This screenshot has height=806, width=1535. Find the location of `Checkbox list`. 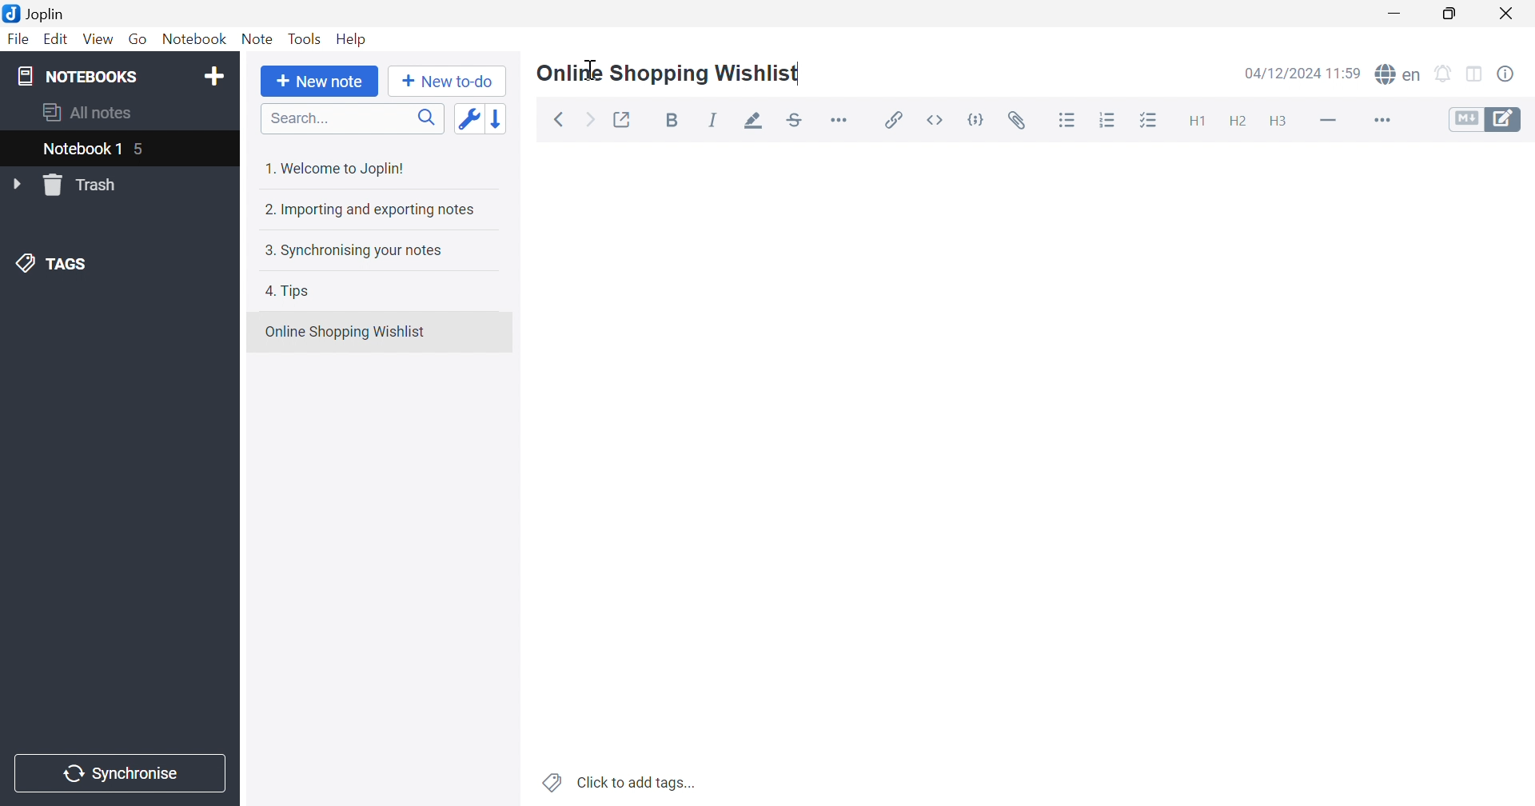

Checkbox list is located at coordinates (1153, 120).